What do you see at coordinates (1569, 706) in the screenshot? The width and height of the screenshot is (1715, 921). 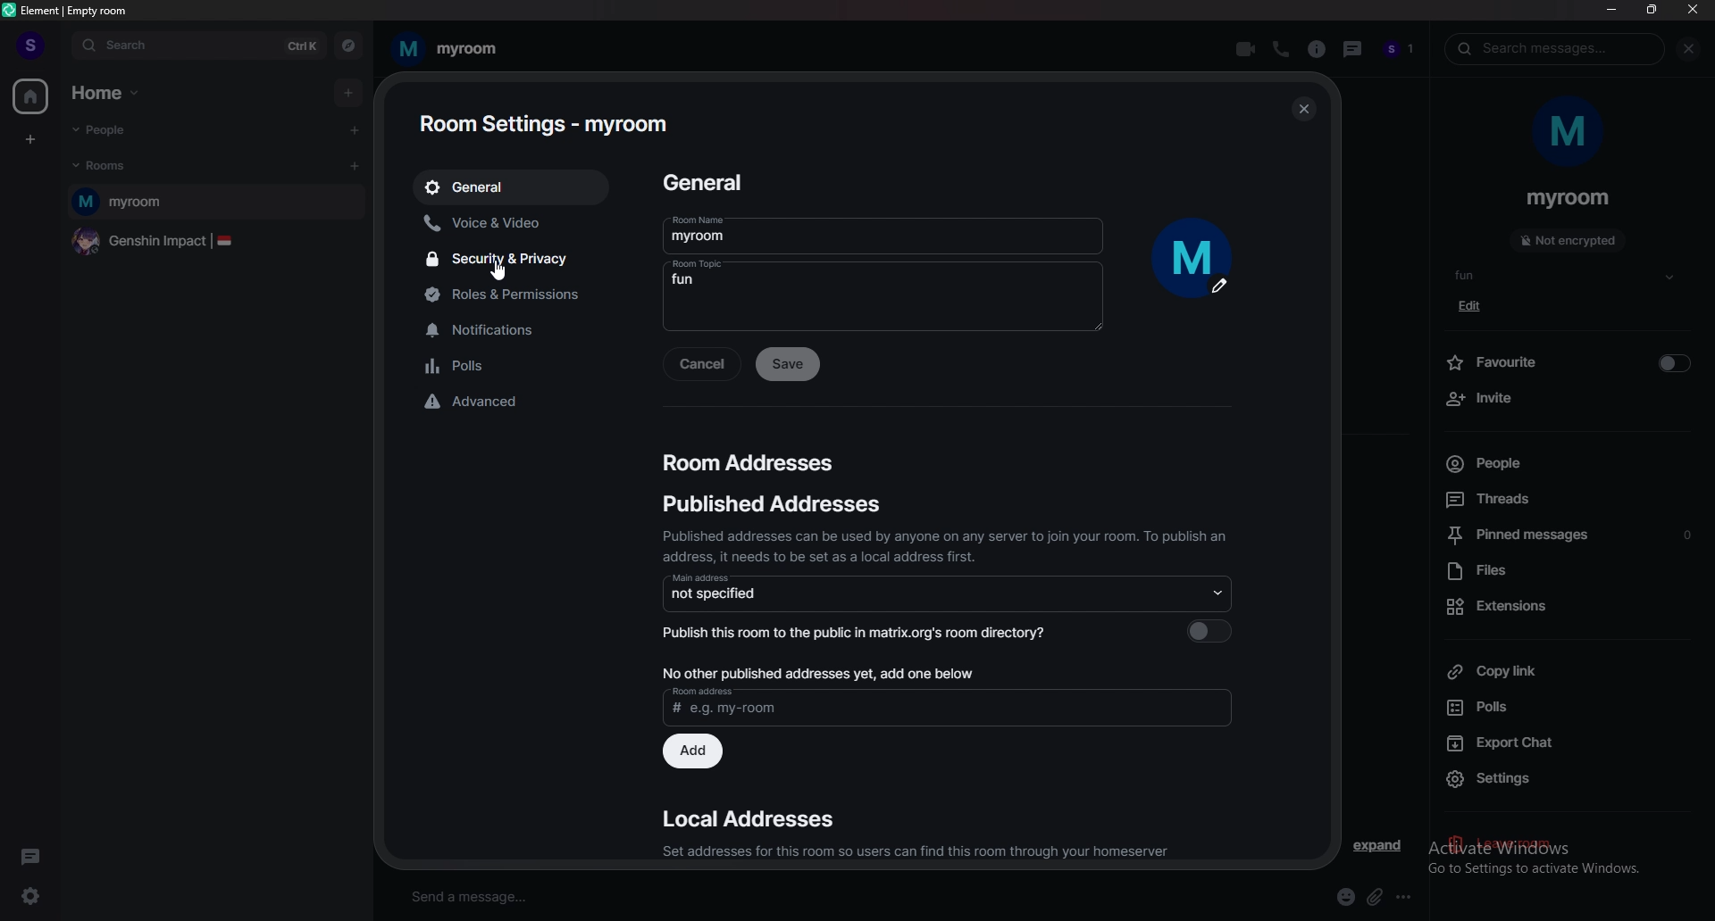 I see `polls` at bounding box center [1569, 706].